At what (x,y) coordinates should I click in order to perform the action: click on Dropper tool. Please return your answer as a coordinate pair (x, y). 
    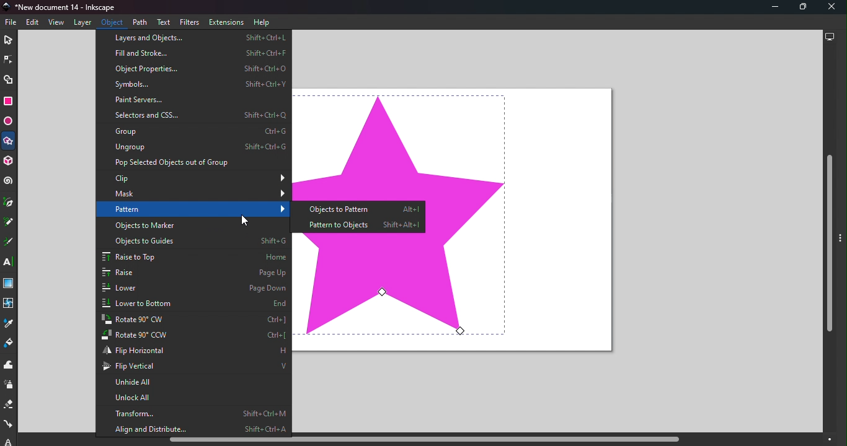
    Looking at the image, I should click on (7, 326).